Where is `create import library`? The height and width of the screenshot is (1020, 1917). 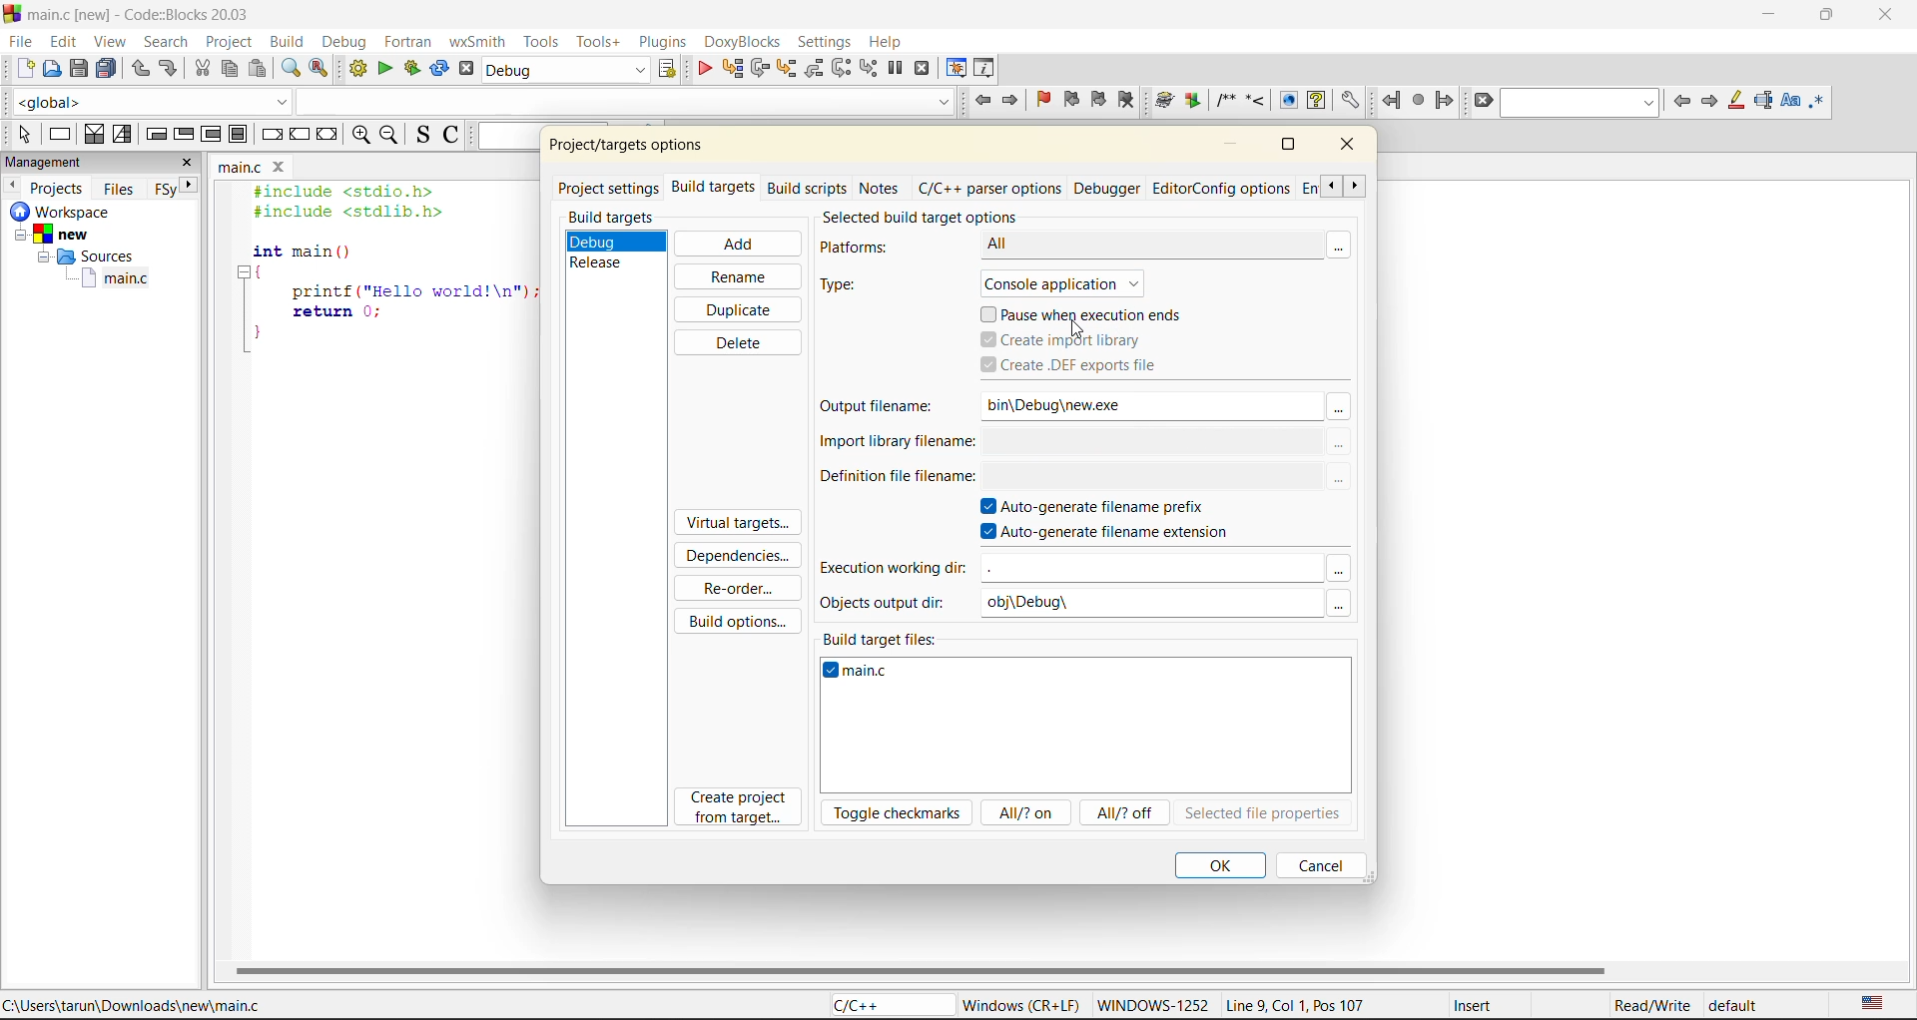 create import library is located at coordinates (1065, 339).